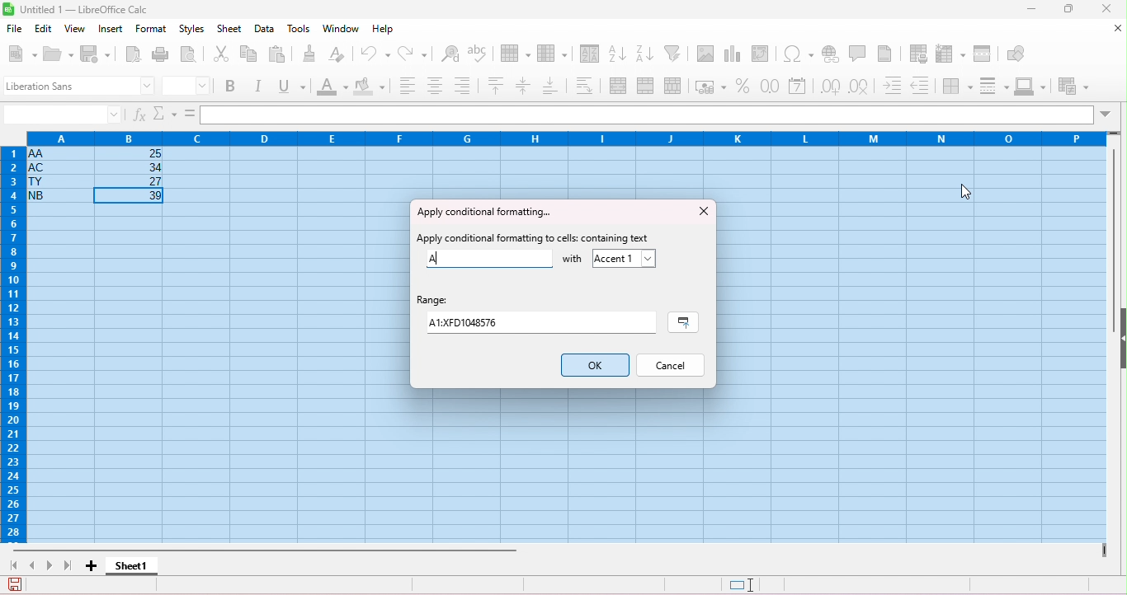 The height and width of the screenshot is (595, 1127). What do you see at coordinates (742, 586) in the screenshot?
I see `standard selection` at bounding box center [742, 586].